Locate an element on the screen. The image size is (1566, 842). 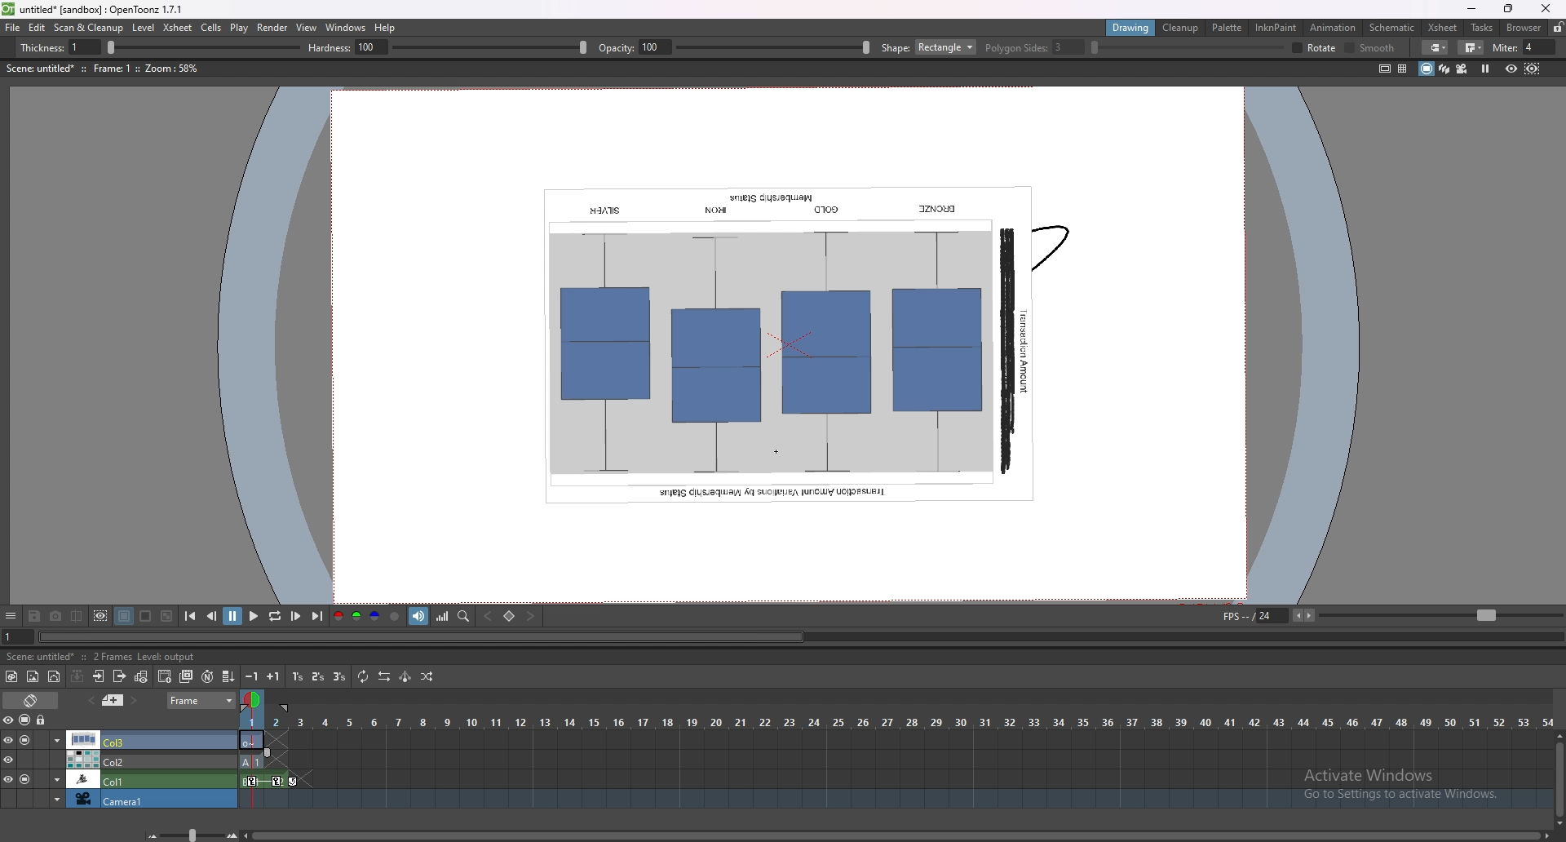
view is located at coordinates (307, 27).